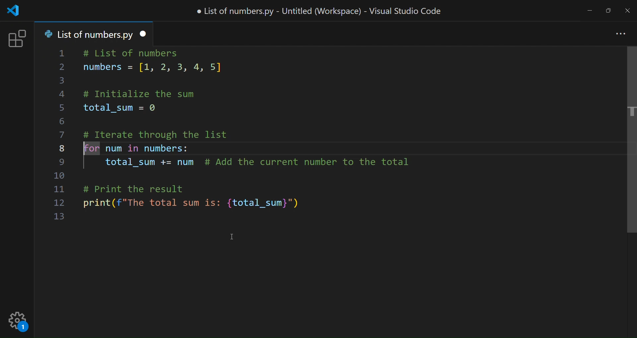  I want to click on close, so click(628, 10).